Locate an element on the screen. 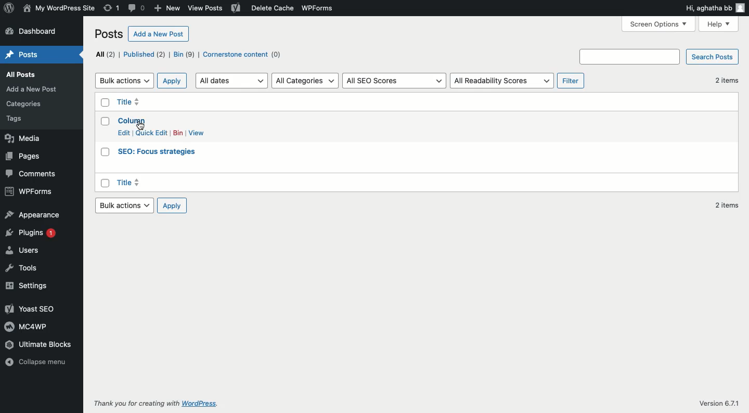 Image resolution: width=749 pixels, height=413 pixels. Logo is located at coordinates (8, 8).